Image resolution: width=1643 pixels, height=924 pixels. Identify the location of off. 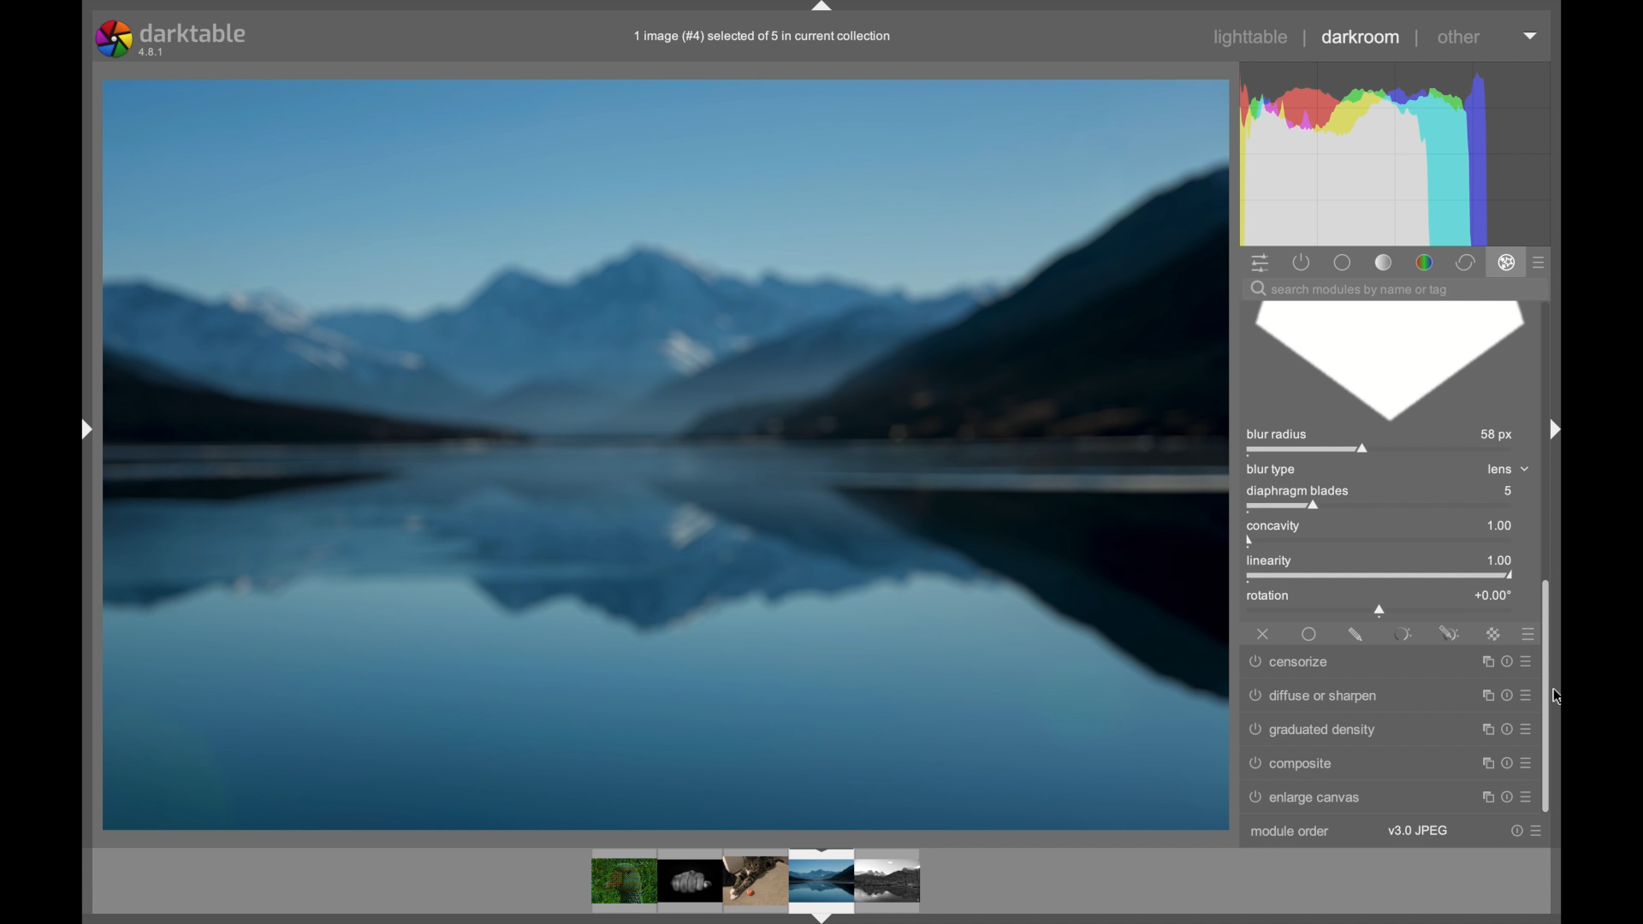
(1263, 632).